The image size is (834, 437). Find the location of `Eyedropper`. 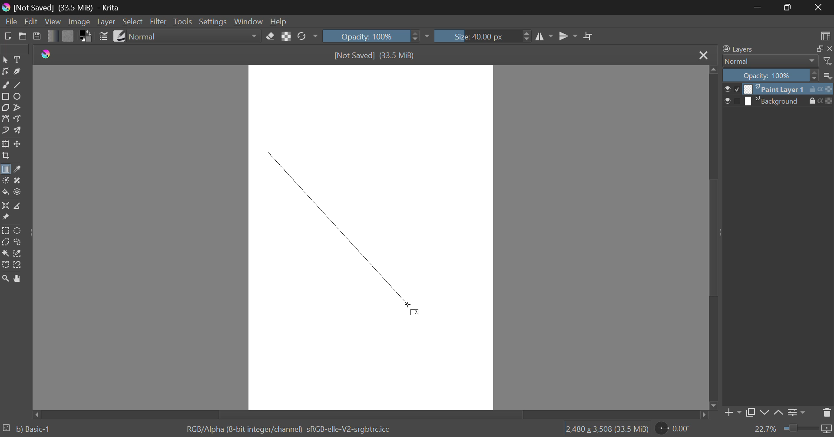

Eyedropper is located at coordinates (17, 170).